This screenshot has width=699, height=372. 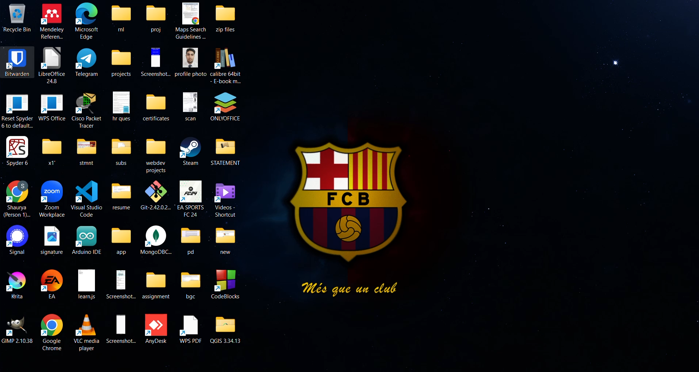 I want to click on x1", so click(x=51, y=151).